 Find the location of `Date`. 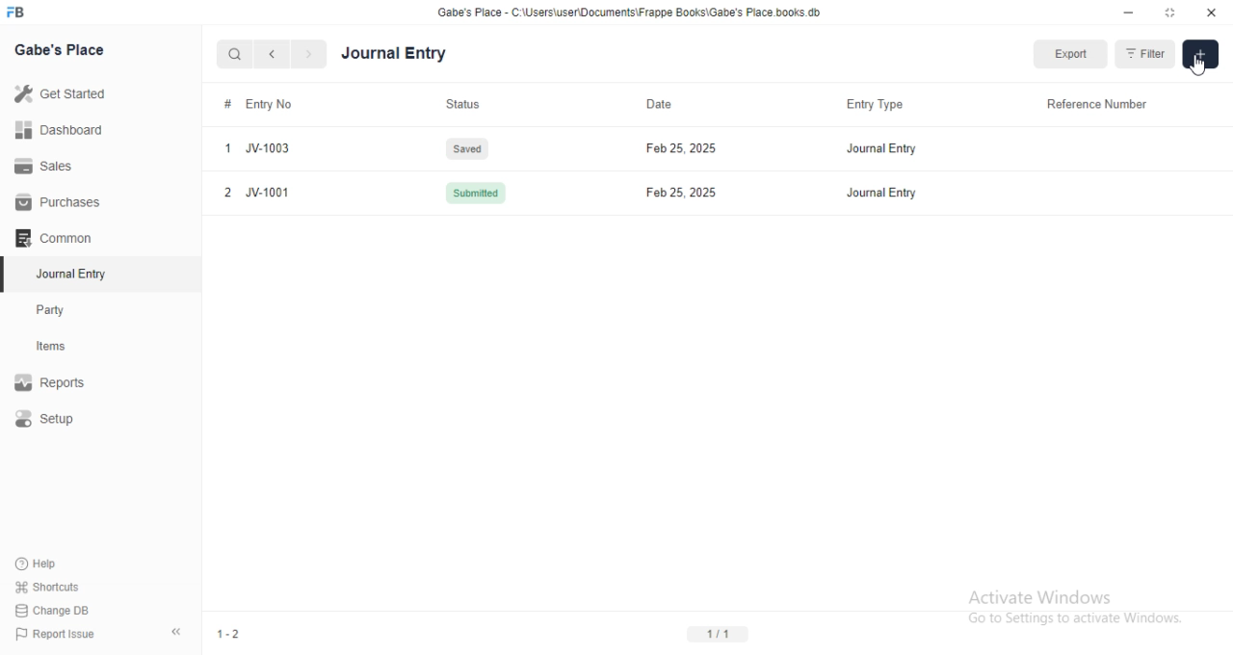

Date is located at coordinates (669, 103).